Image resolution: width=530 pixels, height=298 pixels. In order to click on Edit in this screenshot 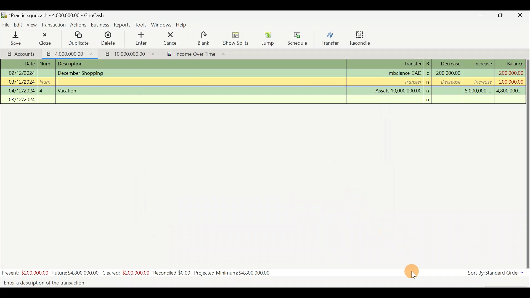, I will do `click(19, 25)`.